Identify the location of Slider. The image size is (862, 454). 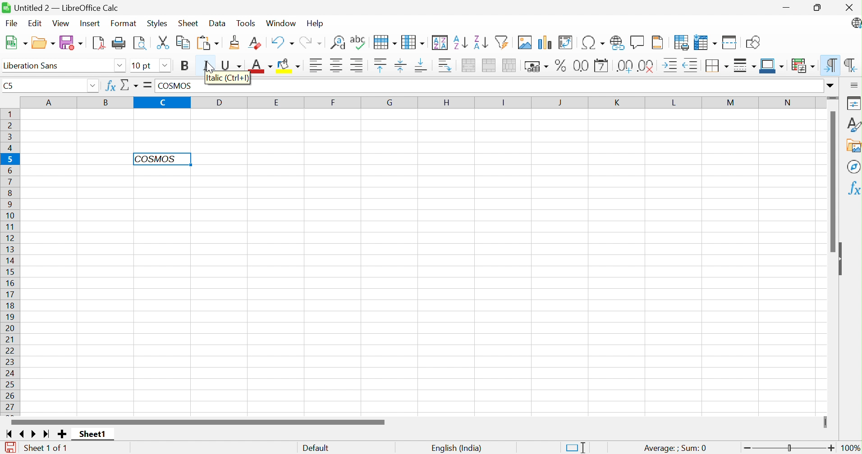
(824, 422).